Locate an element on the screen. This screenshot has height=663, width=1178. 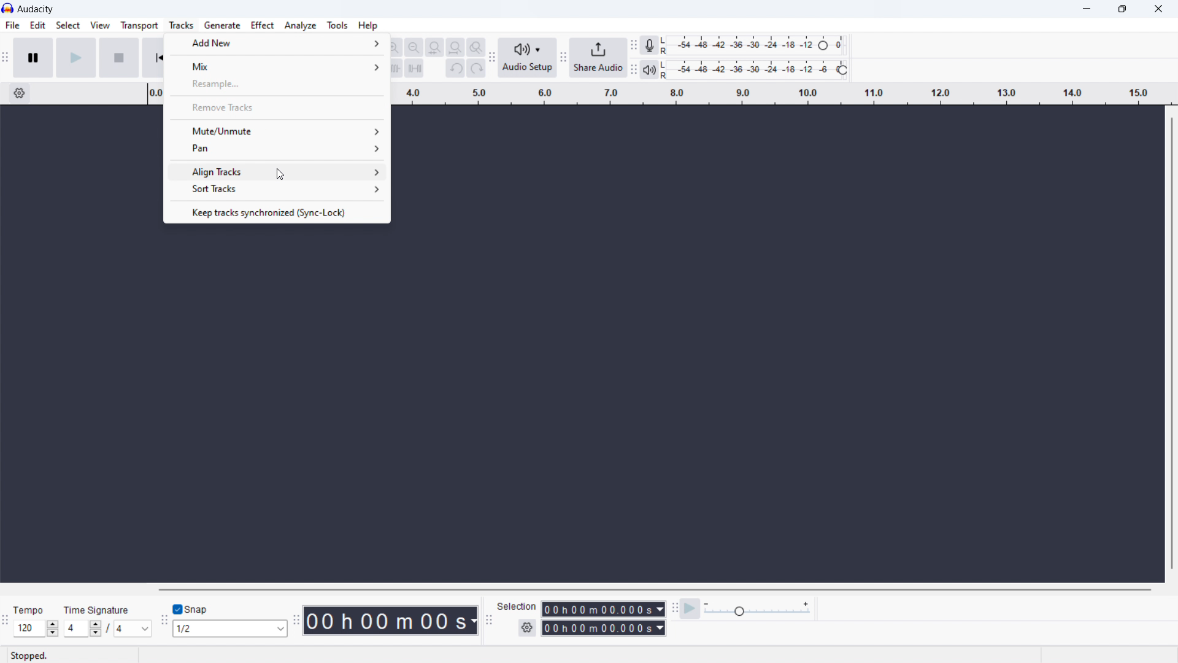
maximize is located at coordinates (1123, 9).